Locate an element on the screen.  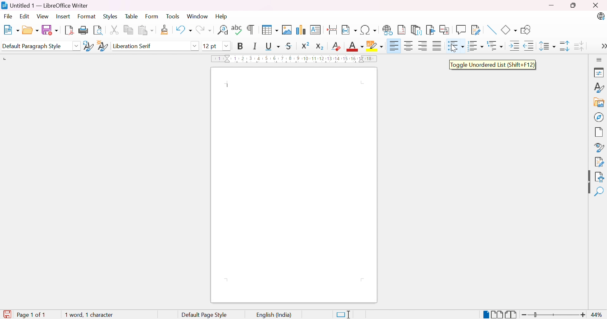
Default paragraph style is located at coordinates (33, 47).